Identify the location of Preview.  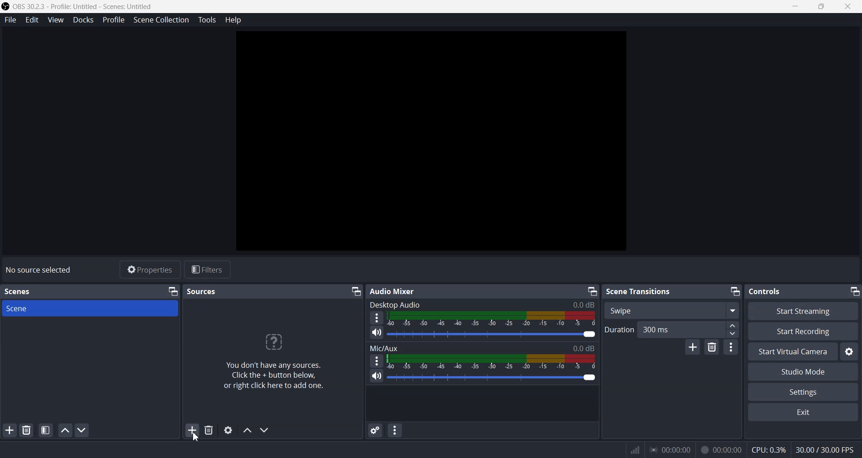
(431, 141).